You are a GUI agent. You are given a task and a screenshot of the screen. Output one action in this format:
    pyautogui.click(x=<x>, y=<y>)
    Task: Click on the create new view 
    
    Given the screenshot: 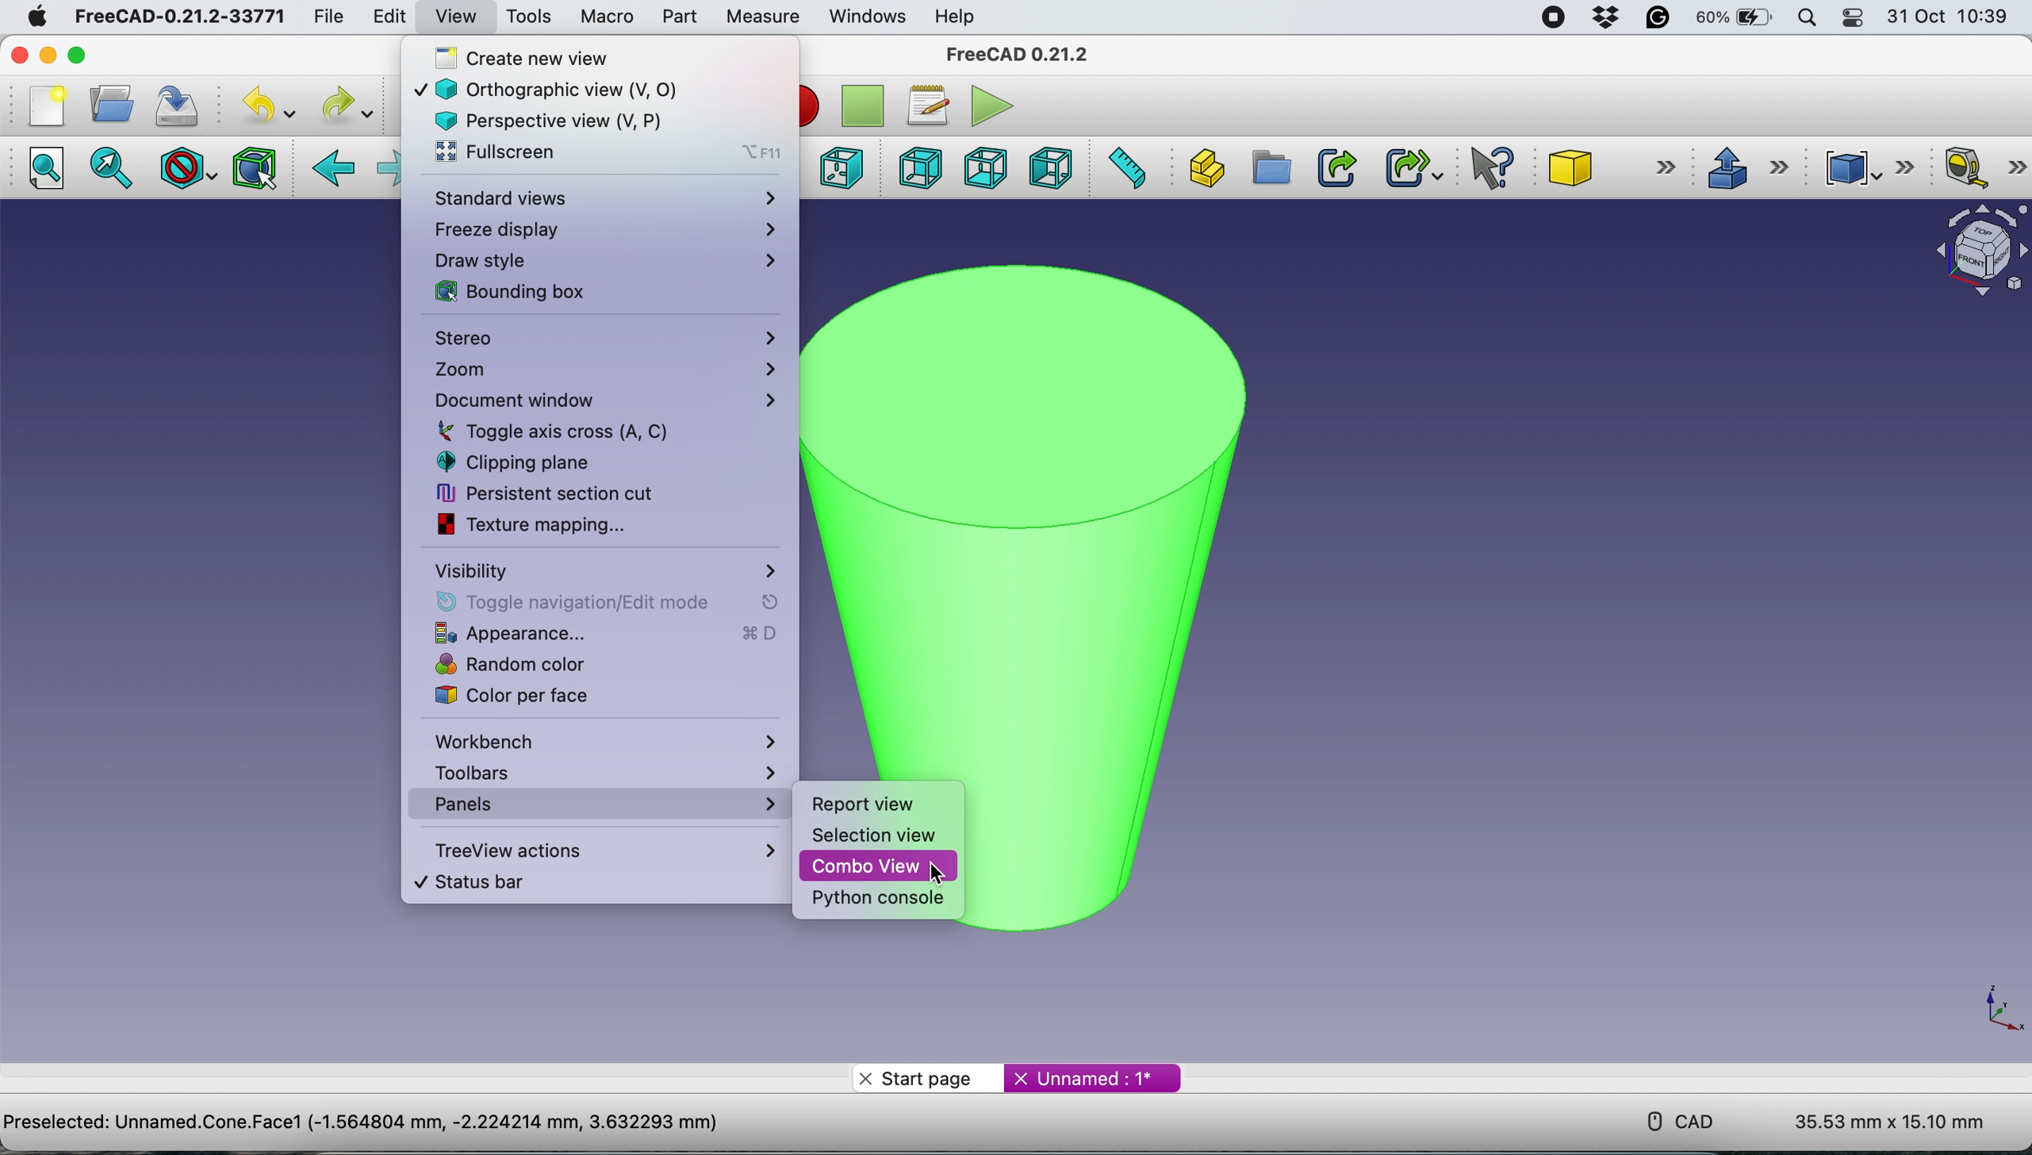 What is the action you would take?
    pyautogui.click(x=591, y=57)
    